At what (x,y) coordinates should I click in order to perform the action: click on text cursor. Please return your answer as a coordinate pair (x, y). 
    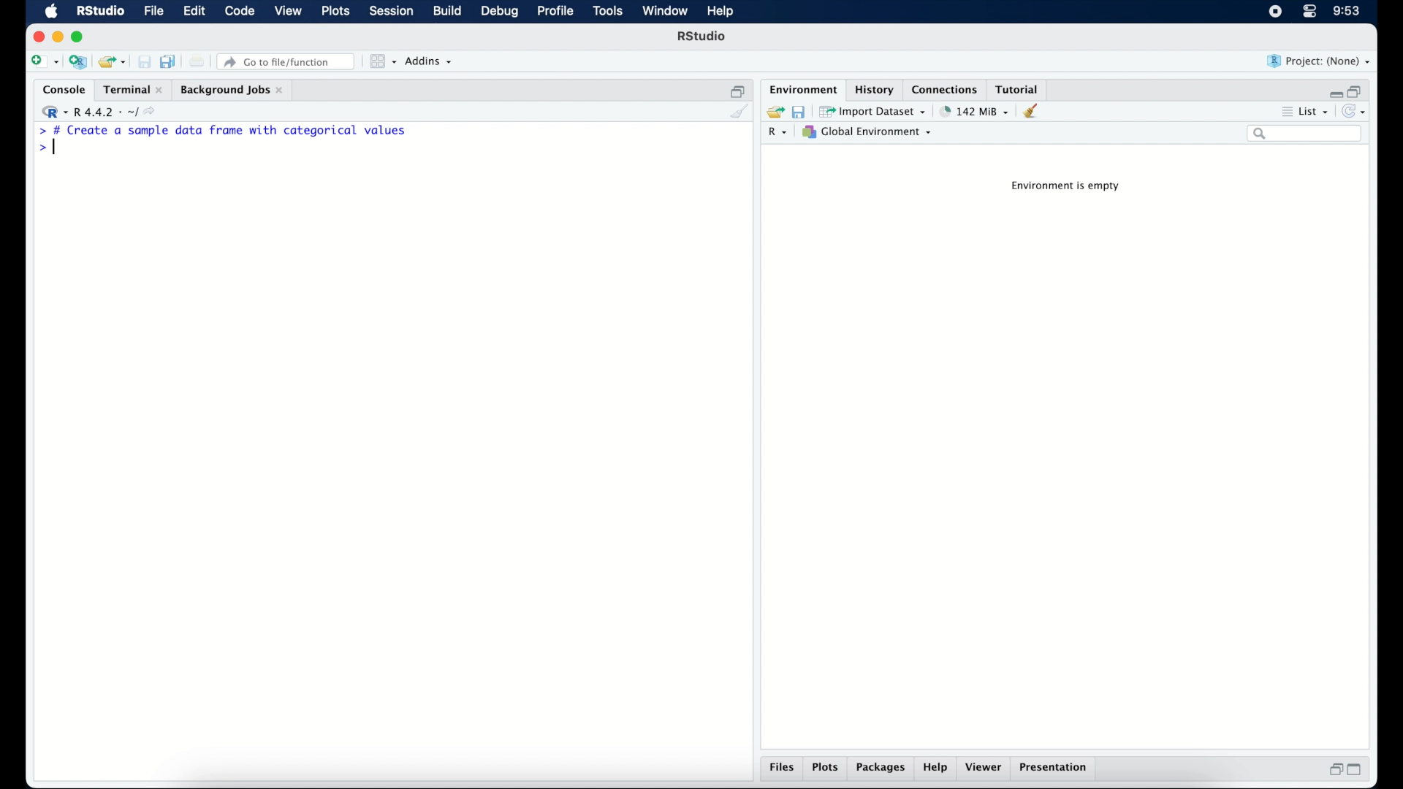
    Looking at the image, I should click on (58, 150).